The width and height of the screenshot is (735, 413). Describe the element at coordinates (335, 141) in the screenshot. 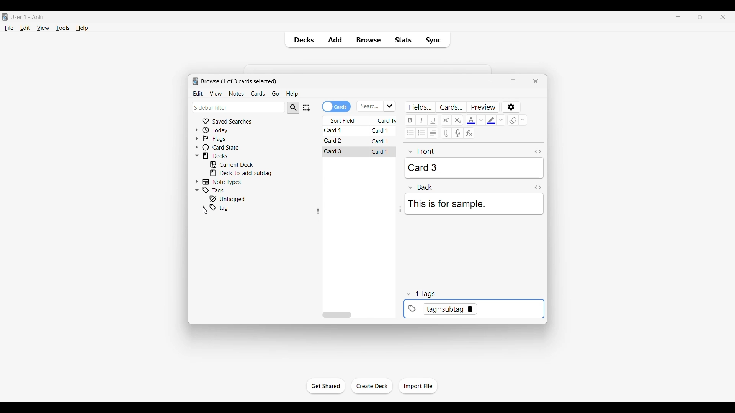

I see `Card 2` at that location.